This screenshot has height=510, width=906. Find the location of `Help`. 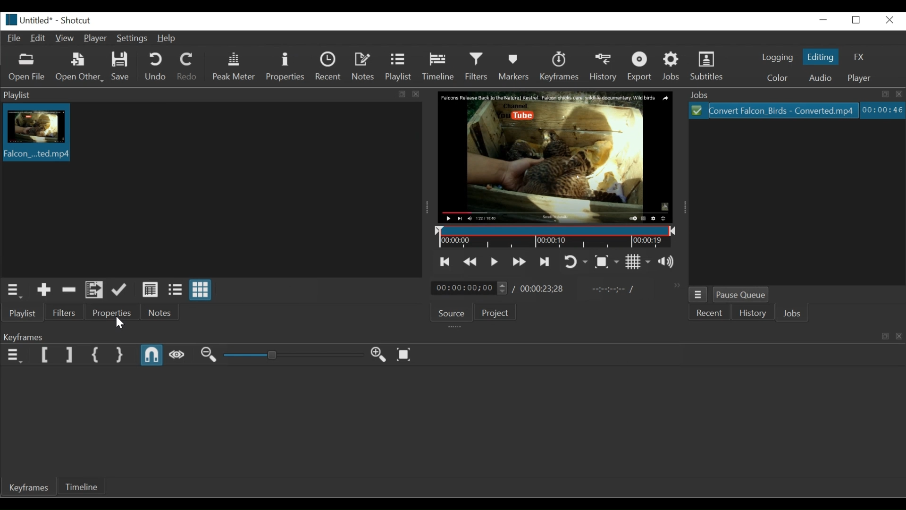

Help is located at coordinates (167, 39).